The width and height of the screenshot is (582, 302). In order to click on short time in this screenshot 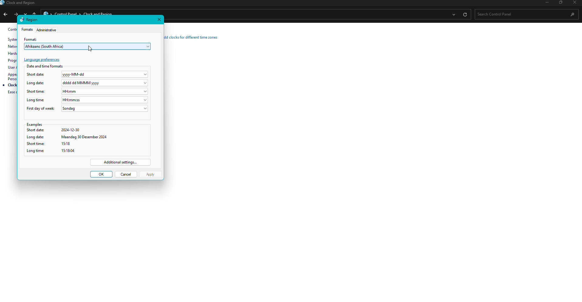, I will do `click(86, 144)`.